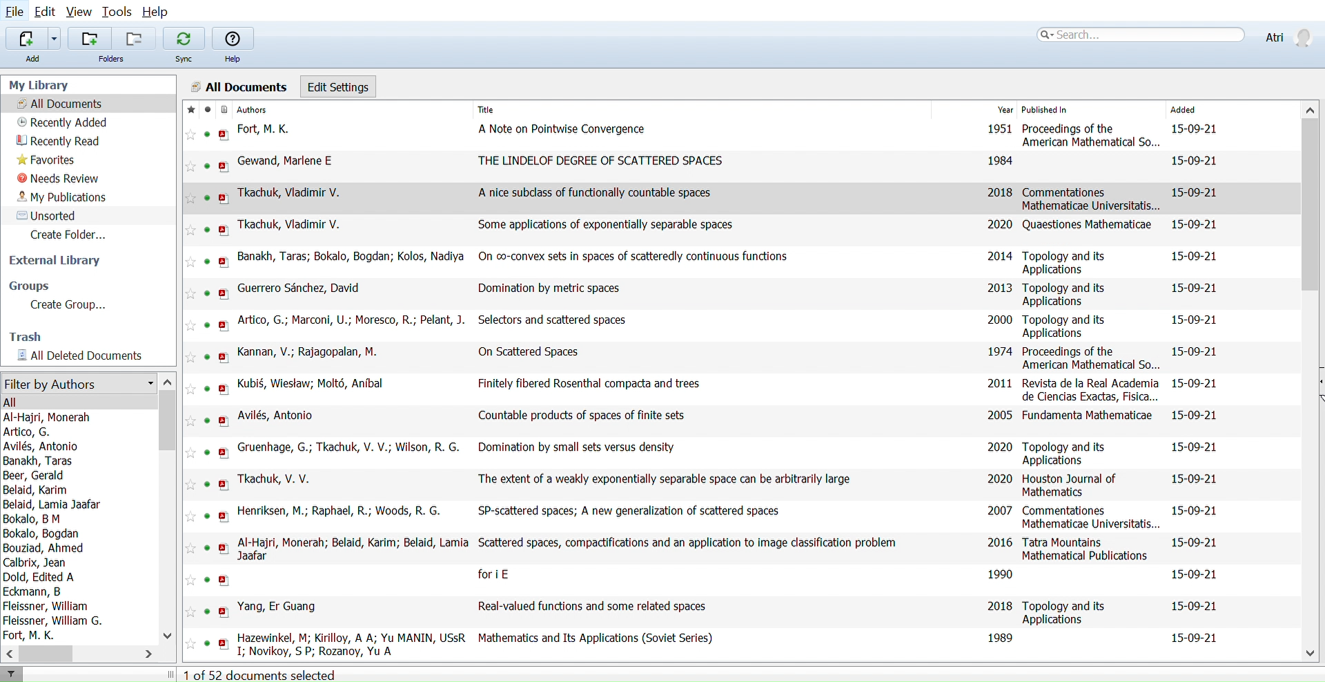  What do you see at coordinates (224, 453) in the screenshot?
I see `open PDF` at bounding box center [224, 453].